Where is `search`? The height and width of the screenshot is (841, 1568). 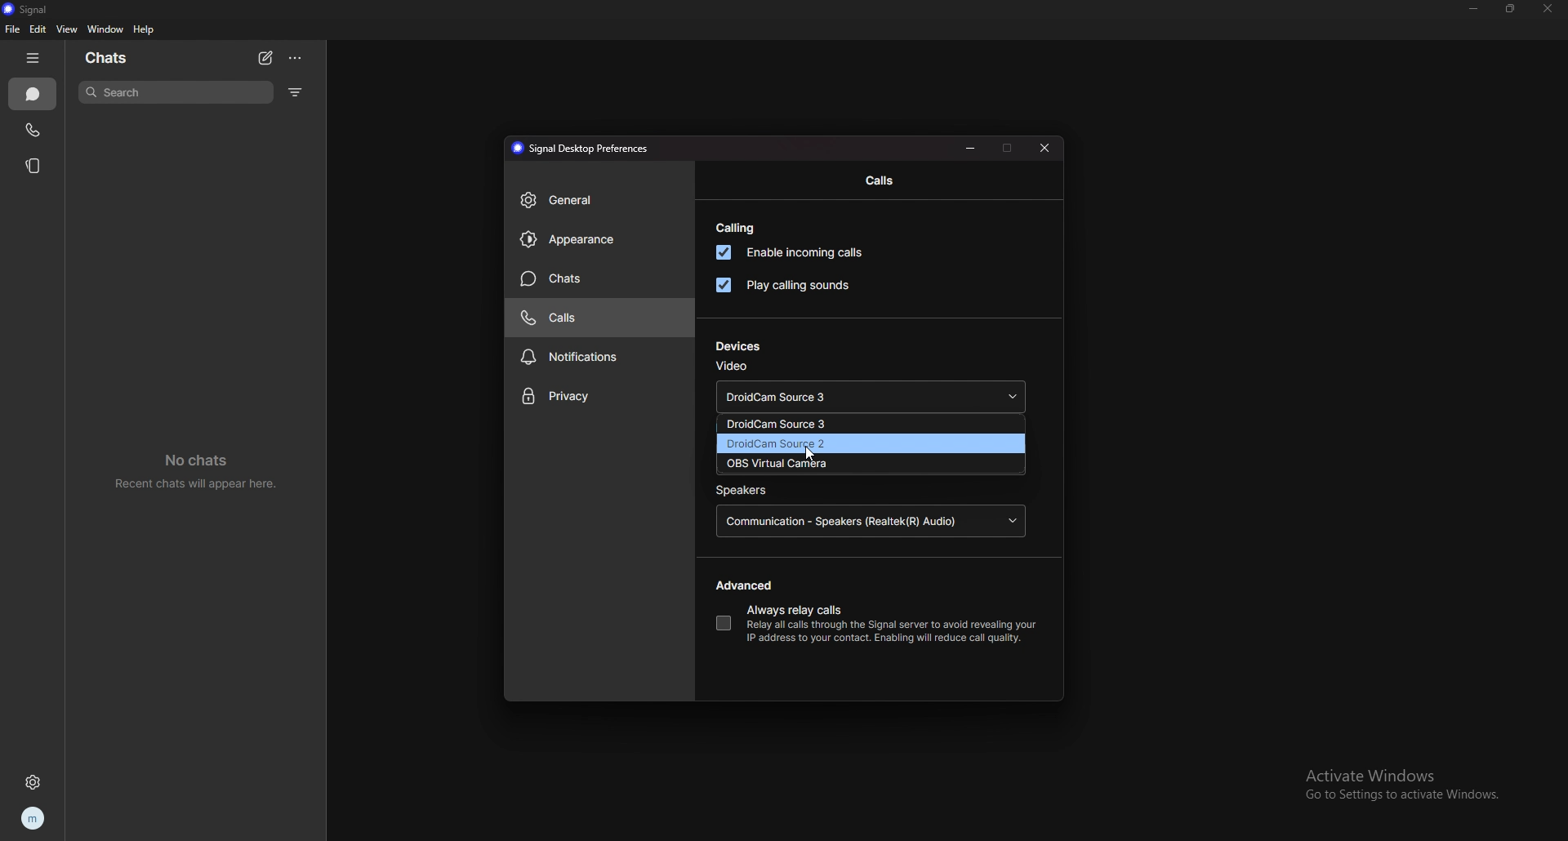
search is located at coordinates (178, 91).